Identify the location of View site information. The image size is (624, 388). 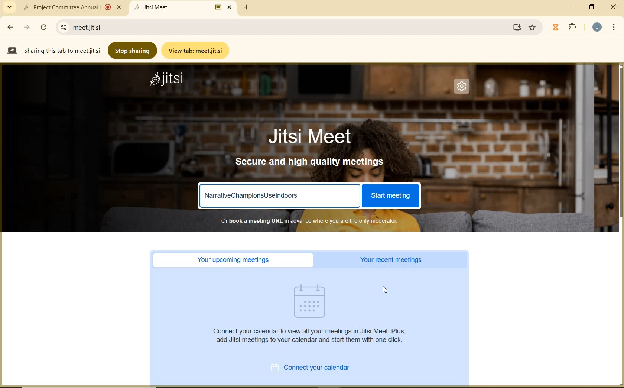
(63, 27).